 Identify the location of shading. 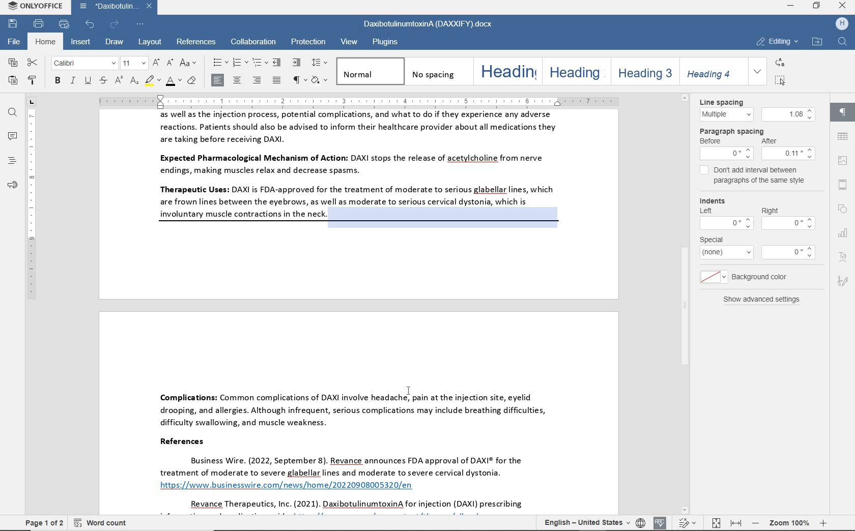
(321, 81).